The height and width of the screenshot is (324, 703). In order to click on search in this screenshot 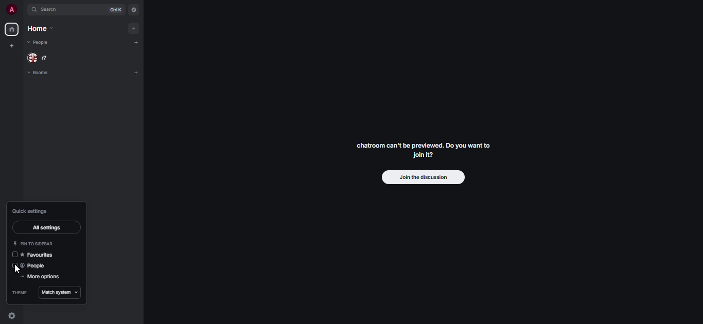, I will do `click(51, 11)`.